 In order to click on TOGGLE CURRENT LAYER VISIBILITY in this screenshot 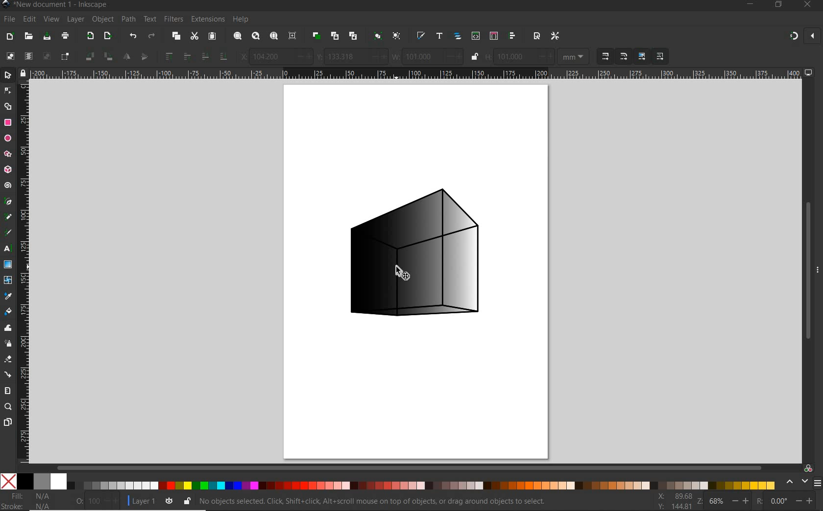, I will do `click(169, 501)`.